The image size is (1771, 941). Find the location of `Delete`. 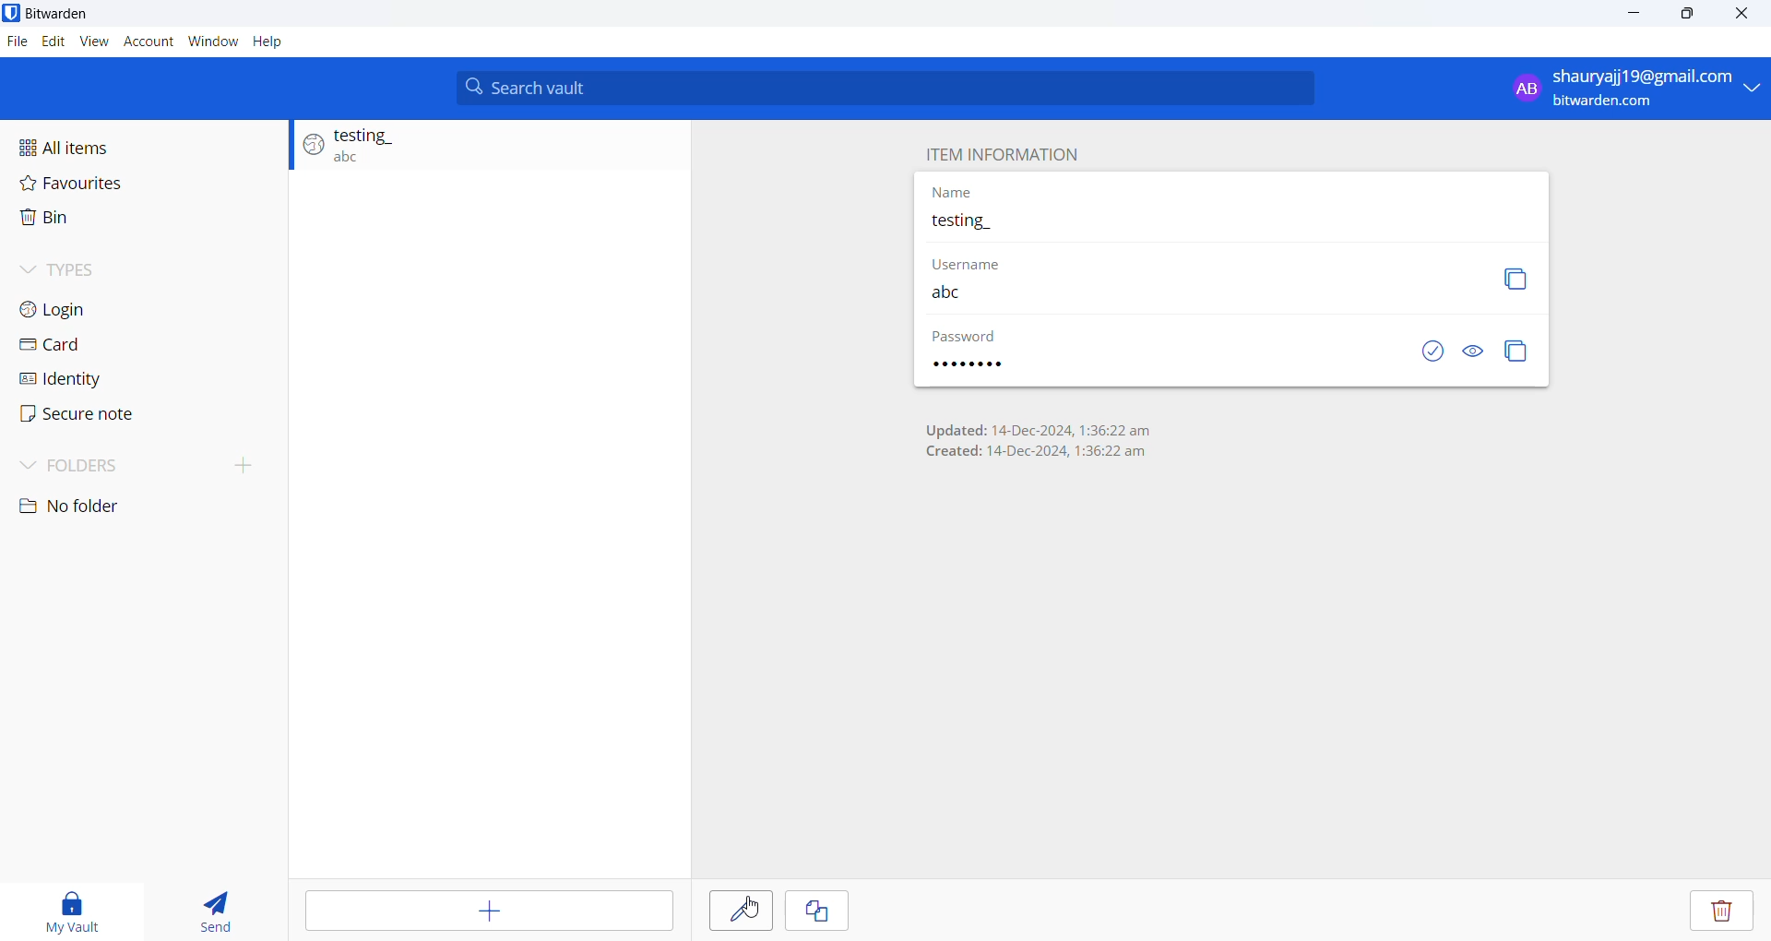

Delete is located at coordinates (1727, 910).